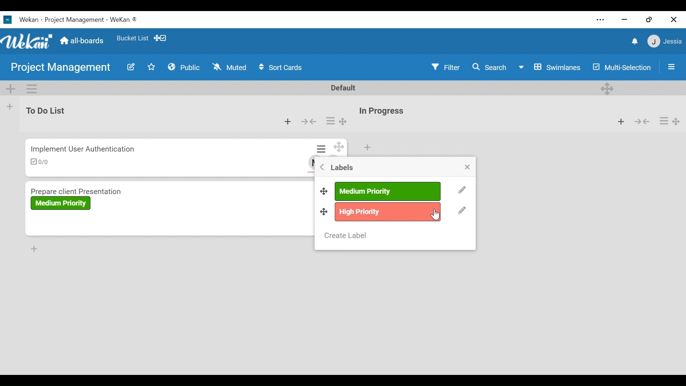 The image size is (686, 386). I want to click on Add card to top of the list, so click(288, 122).